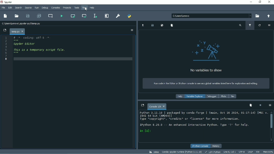 The image size is (274, 154). What do you see at coordinates (40, 50) in the screenshot?
I see `This is a temporary script file.` at bounding box center [40, 50].